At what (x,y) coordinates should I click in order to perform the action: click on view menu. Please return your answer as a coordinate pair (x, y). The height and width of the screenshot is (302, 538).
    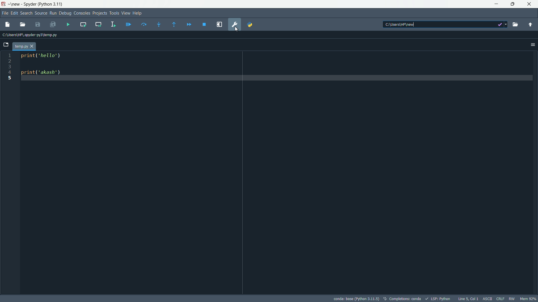
    Looking at the image, I should click on (126, 13).